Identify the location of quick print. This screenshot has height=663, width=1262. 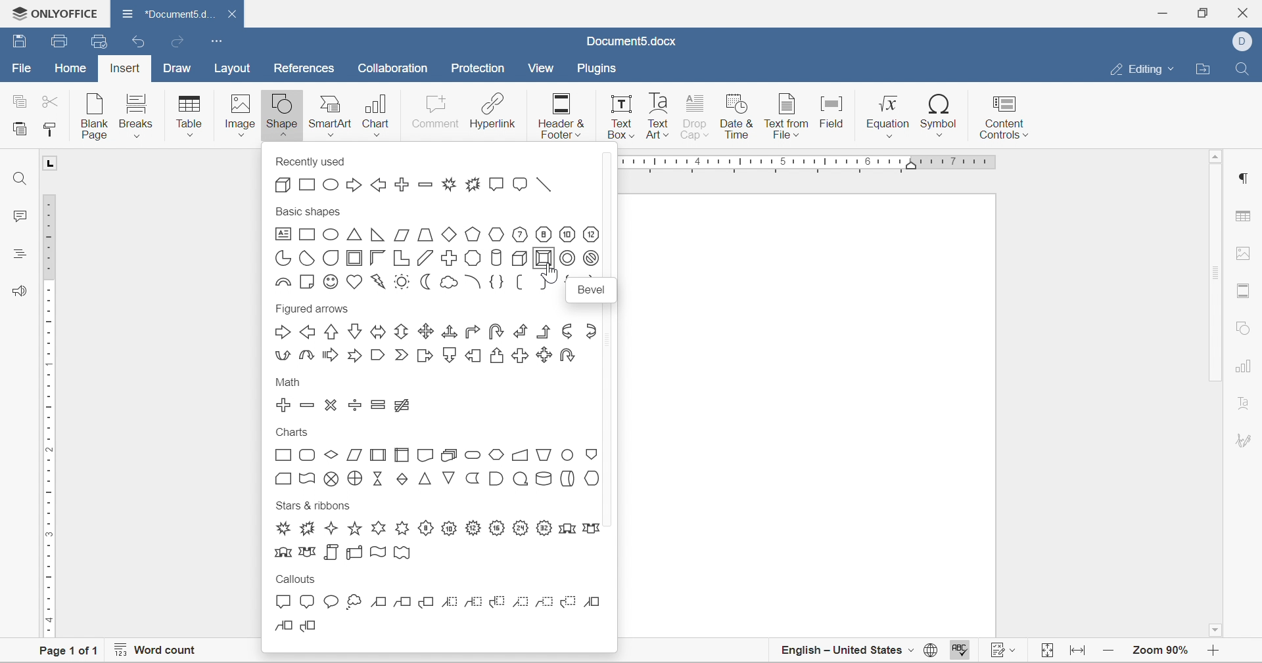
(100, 39).